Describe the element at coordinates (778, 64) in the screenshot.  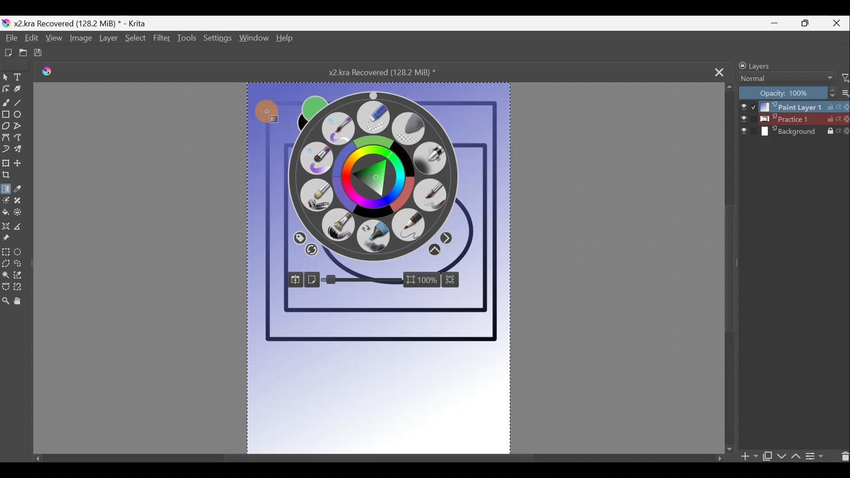
I see `Layers` at that location.